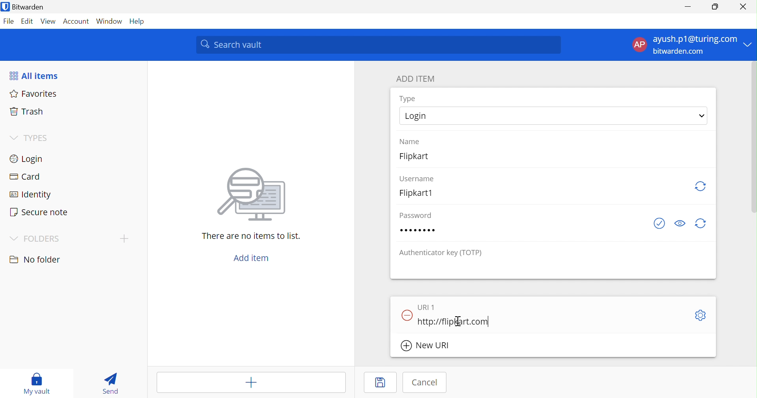 This screenshot has height=398, width=757. What do you see at coordinates (701, 224) in the screenshot?
I see `generate password` at bounding box center [701, 224].